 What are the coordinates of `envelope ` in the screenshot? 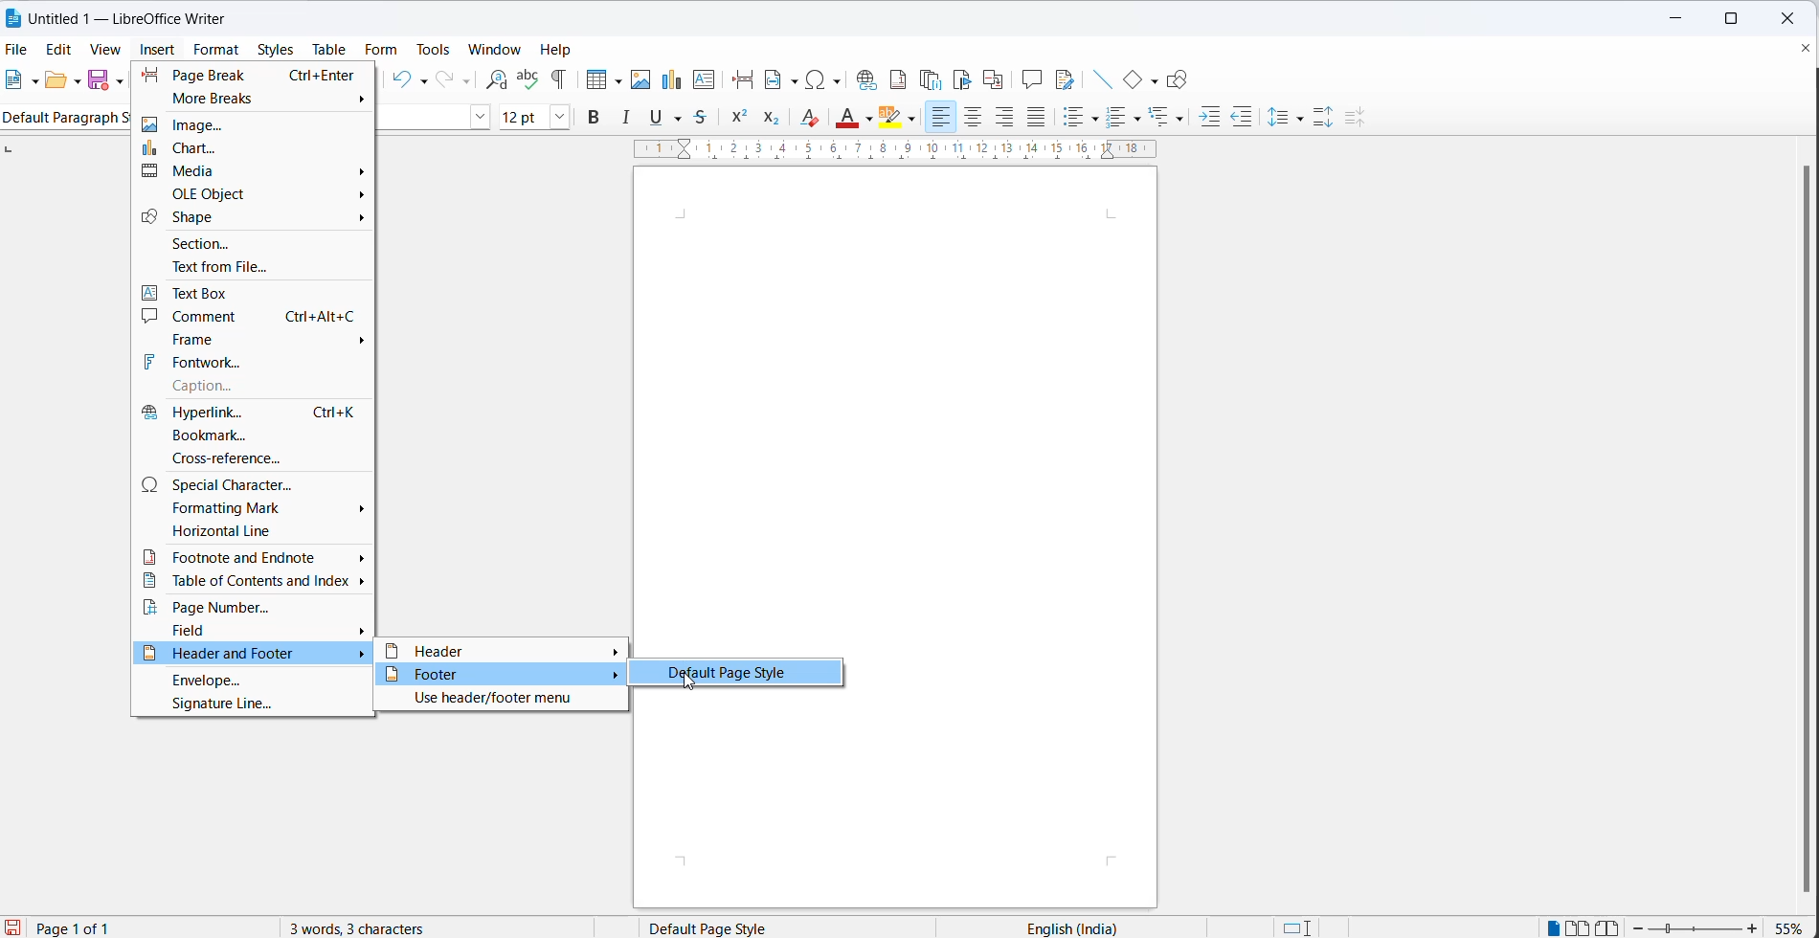 It's located at (253, 680).